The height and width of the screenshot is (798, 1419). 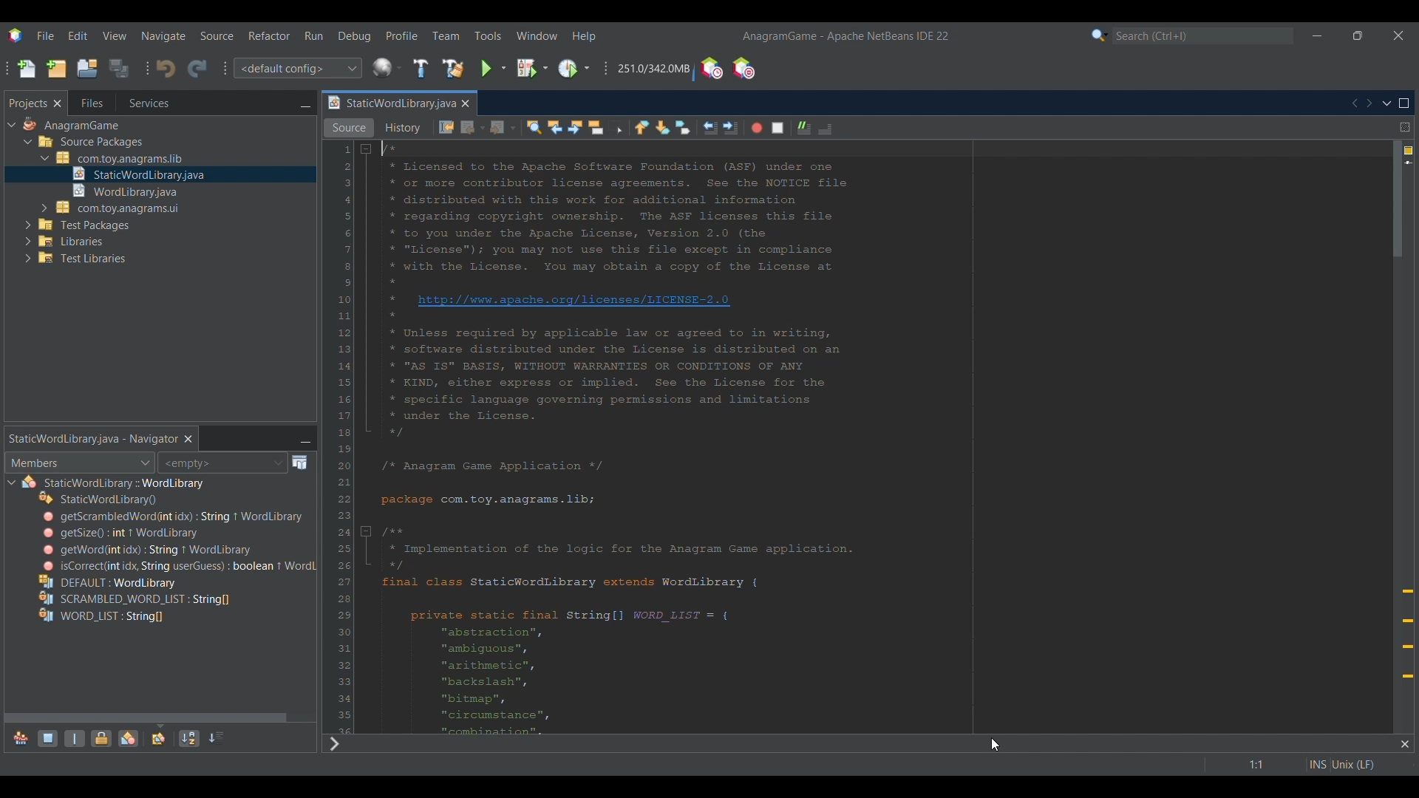 What do you see at coordinates (129, 739) in the screenshot?
I see `Show inner classes` at bounding box center [129, 739].